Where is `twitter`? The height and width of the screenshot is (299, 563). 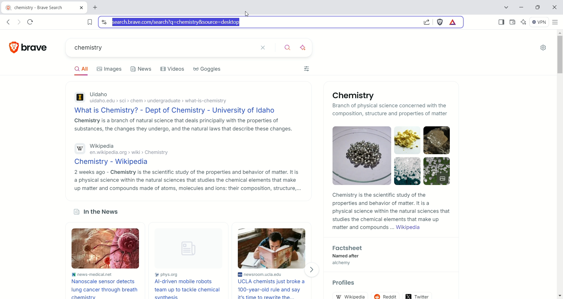 twitter is located at coordinates (418, 295).